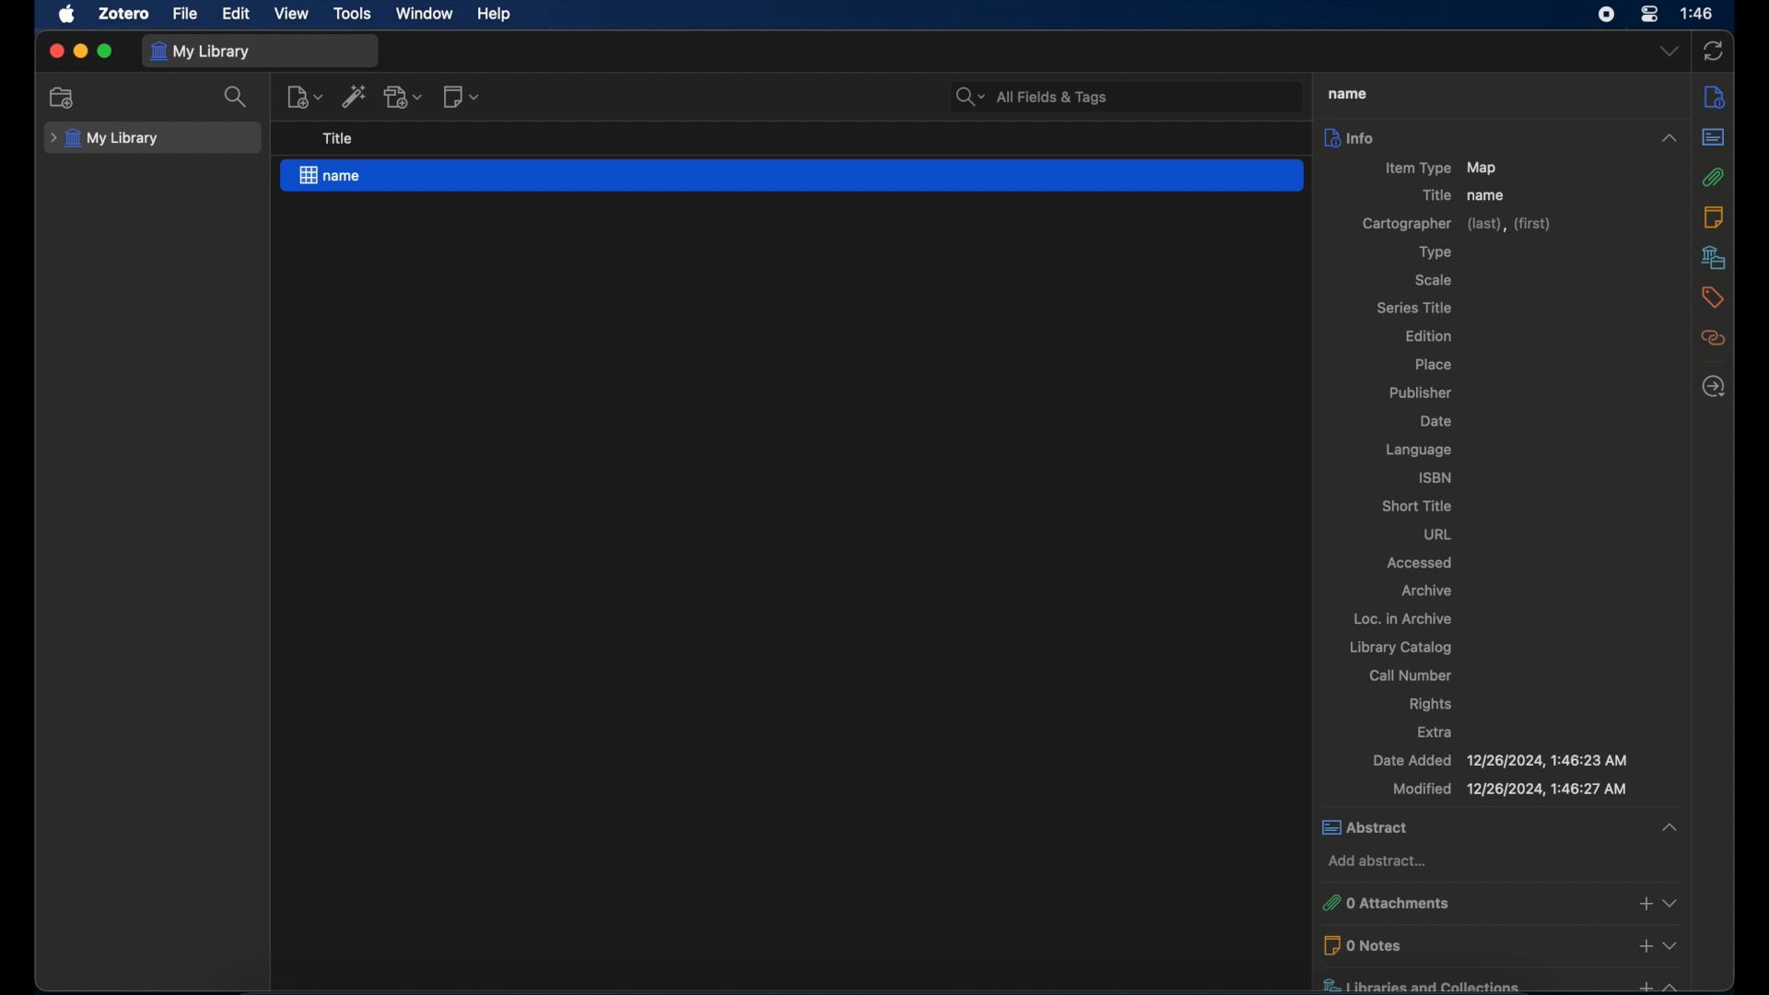  I want to click on modified 12/26/2024, 1:46:23 AM, so click(1508, 789).